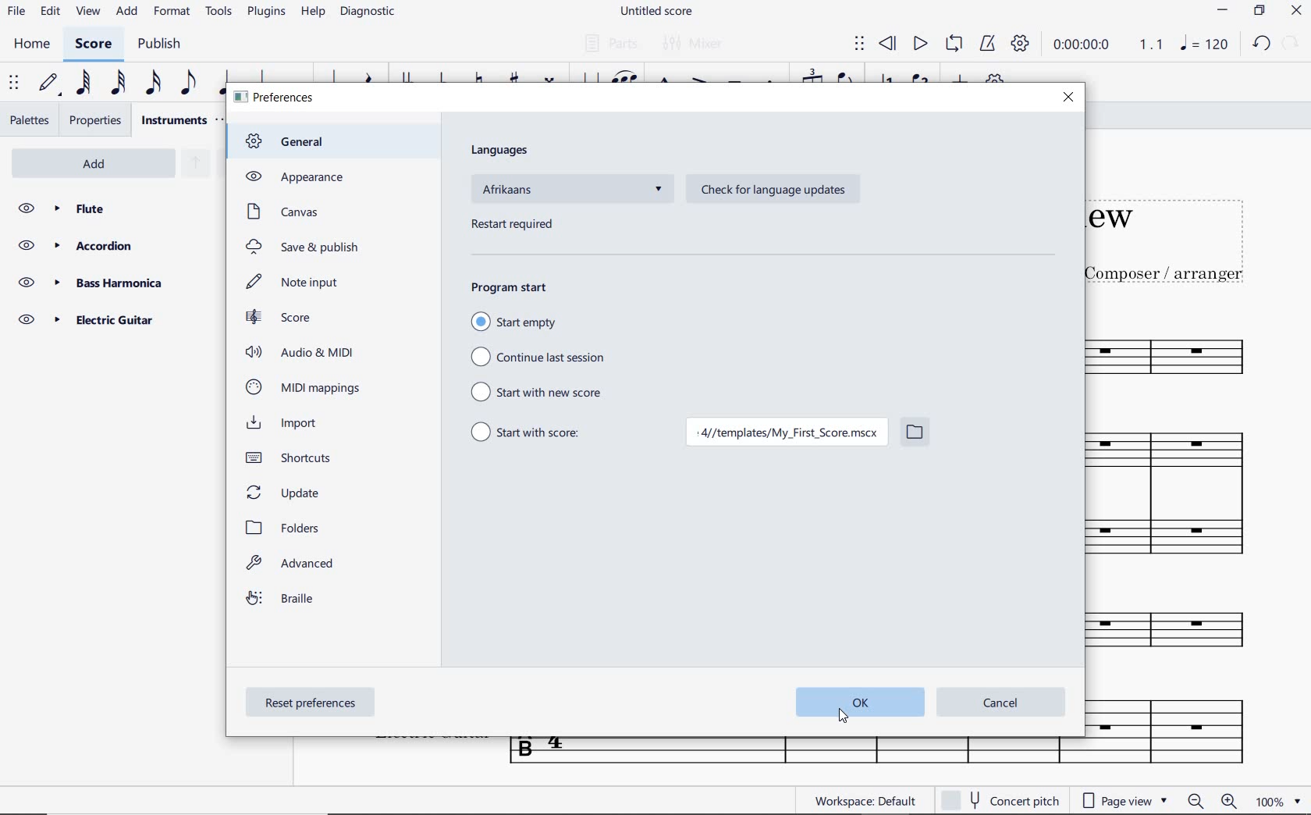  I want to click on home, so click(32, 44).